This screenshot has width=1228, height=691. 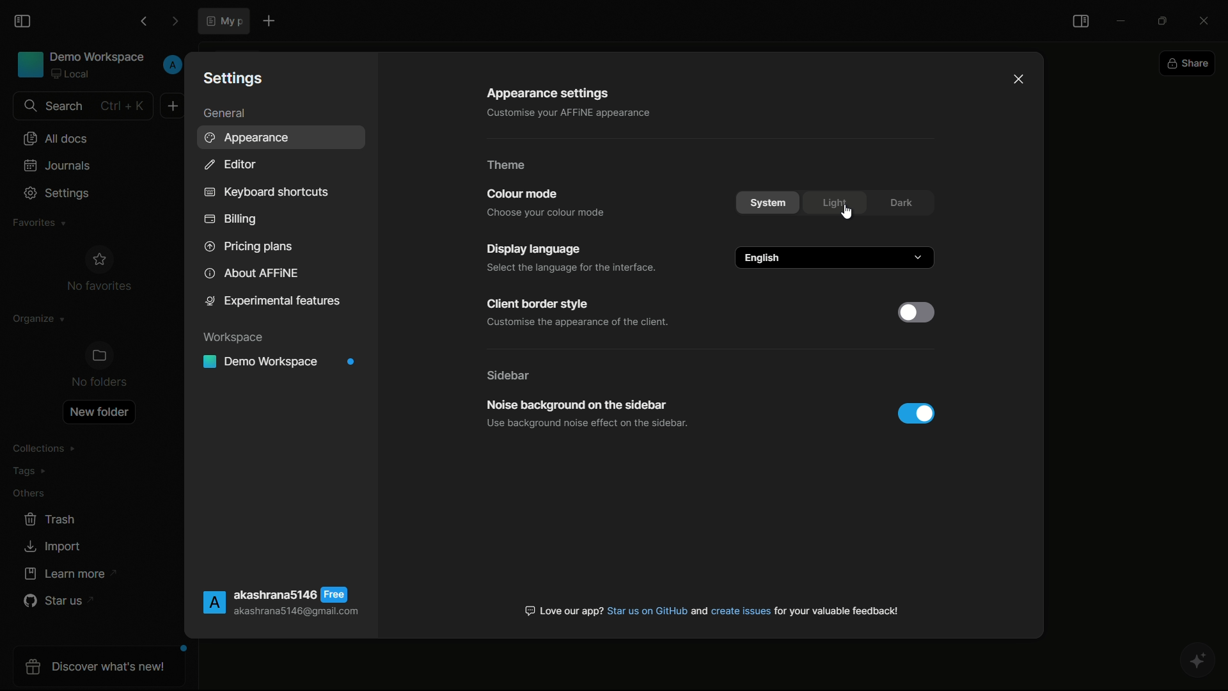 What do you see at coordinates (1019, 80) in the screenshot?
I see `close` at bounding box center [1019, 80].